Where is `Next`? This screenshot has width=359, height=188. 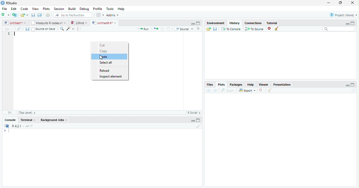
Next is located at coordinates (12, 29).